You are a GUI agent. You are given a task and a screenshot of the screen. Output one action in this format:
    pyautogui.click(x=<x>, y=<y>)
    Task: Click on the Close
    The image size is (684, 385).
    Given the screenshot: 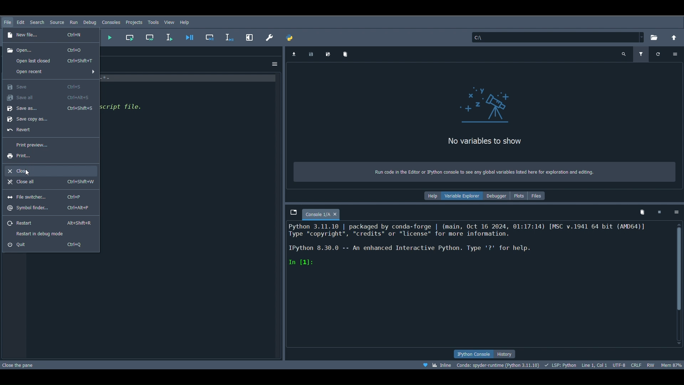 What is the action you would take?
    pyautogui.click(x=19, y=171)
    